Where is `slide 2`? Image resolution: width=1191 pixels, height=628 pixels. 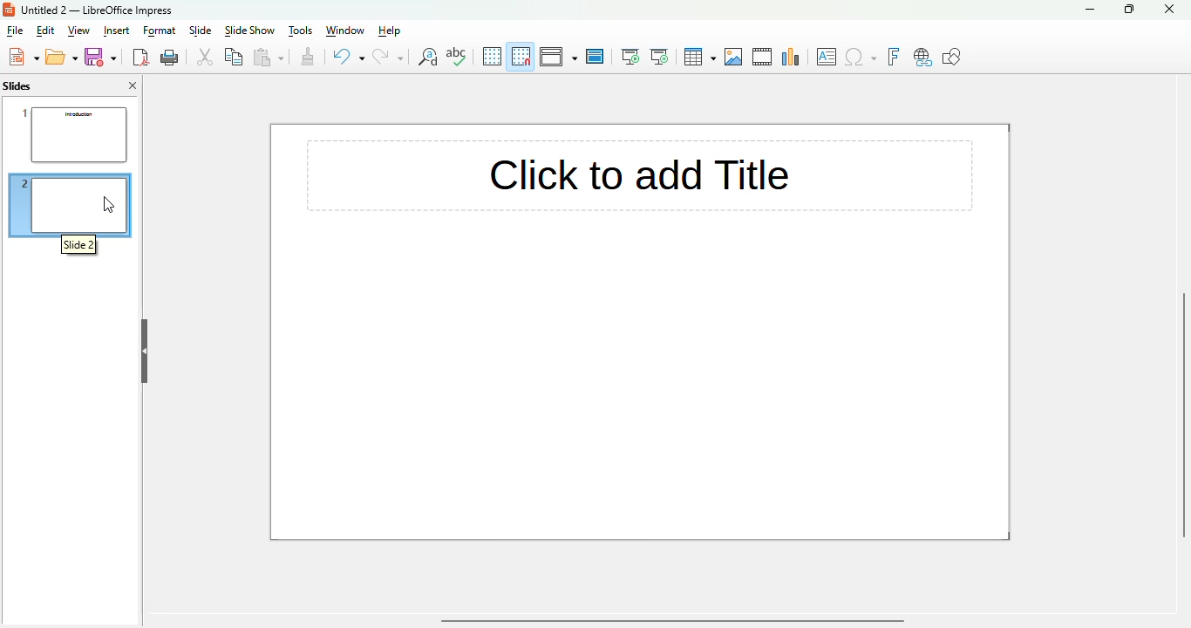 slide 2 is located at coordinates (80, 245).